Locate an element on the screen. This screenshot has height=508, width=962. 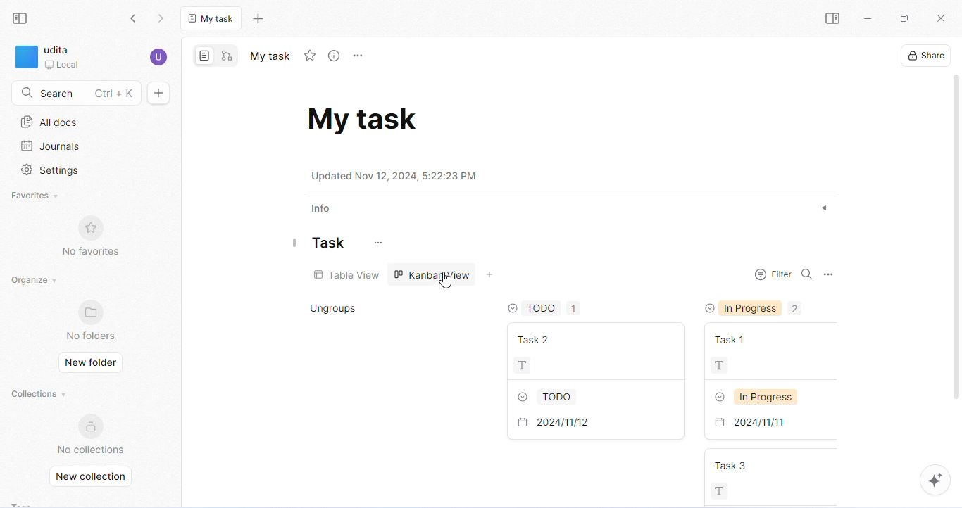
T is located at coordinates (754, 493).